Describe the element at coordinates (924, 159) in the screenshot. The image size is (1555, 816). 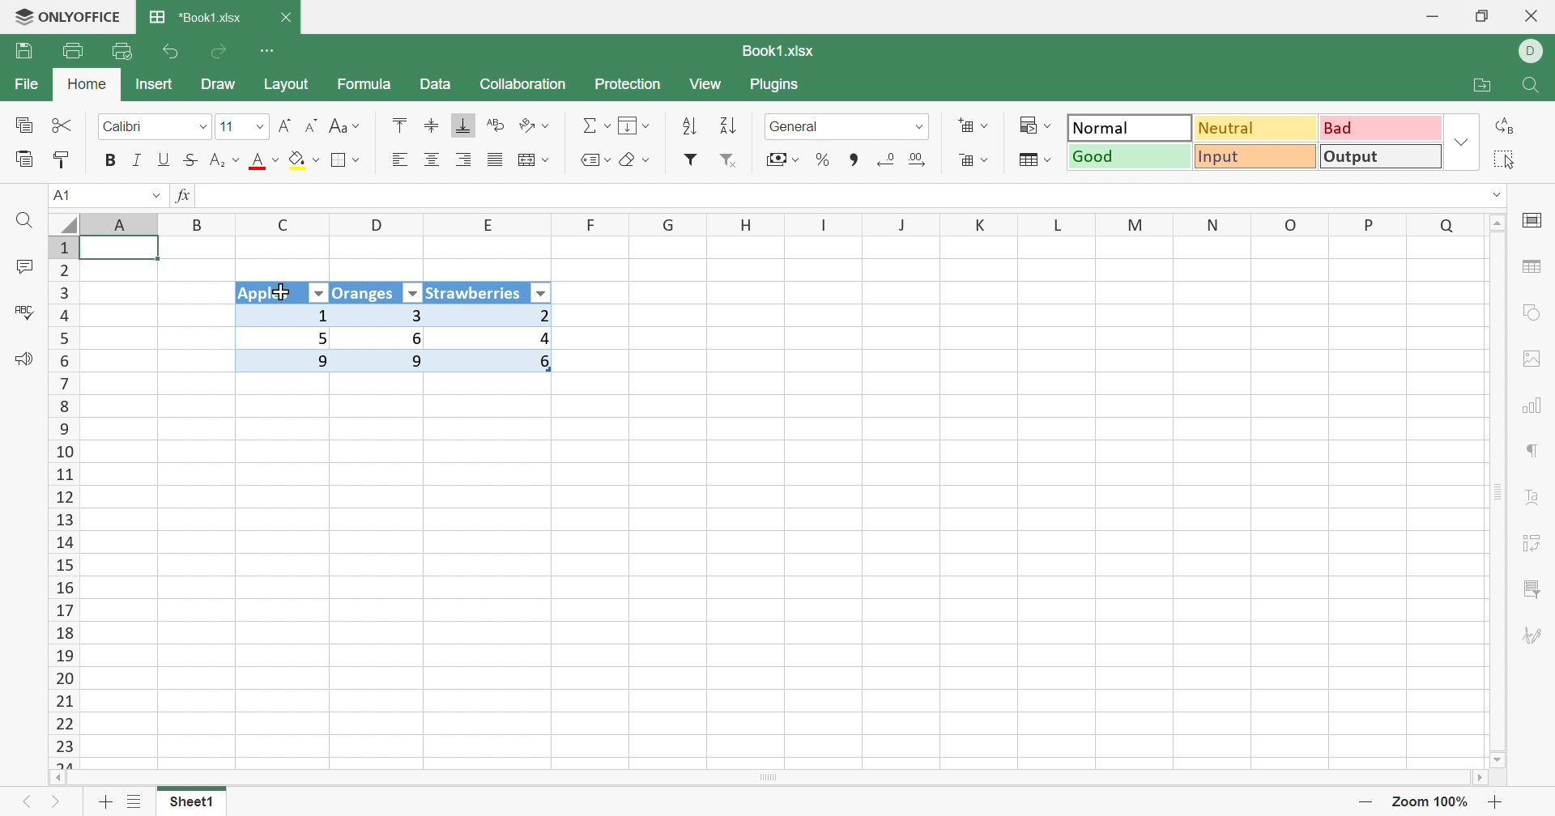
I see `Increase decimals` at that location.